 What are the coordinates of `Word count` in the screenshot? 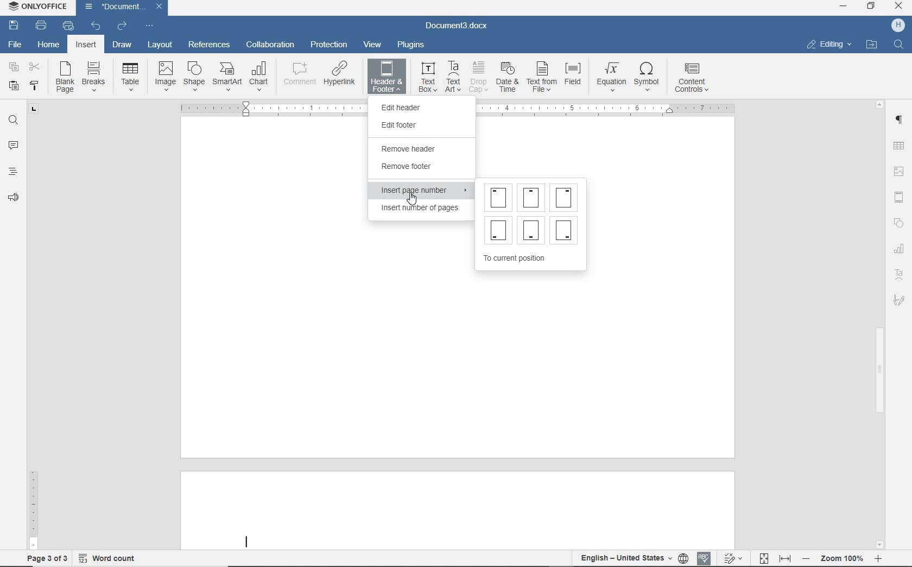 It's located at (108, 556).